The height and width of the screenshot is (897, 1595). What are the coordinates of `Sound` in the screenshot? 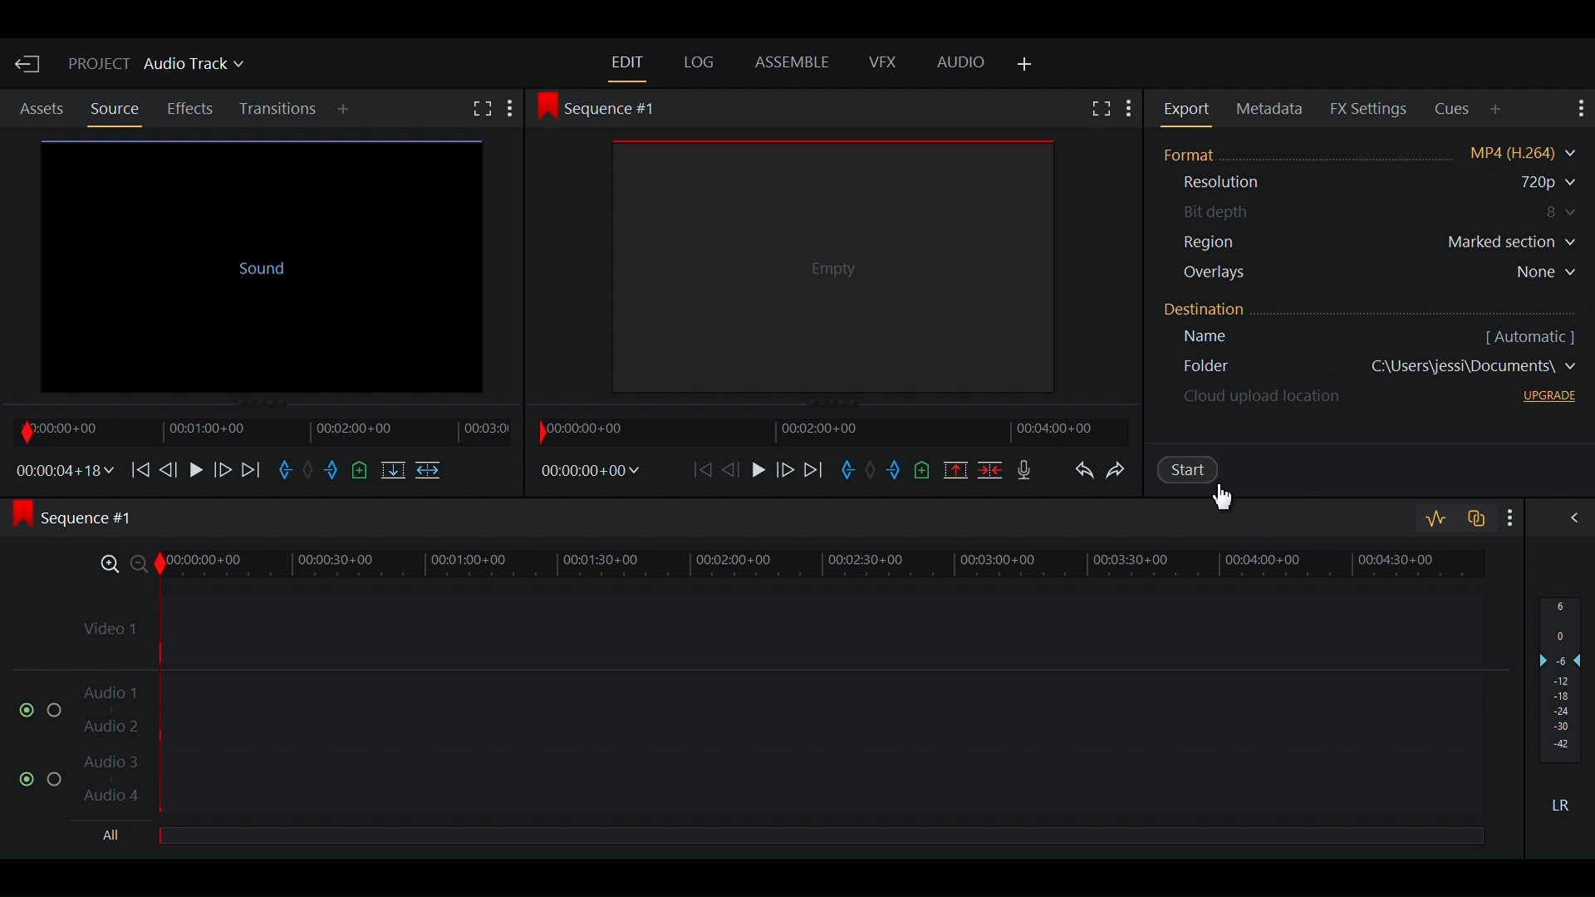 It's located at (258, 262).